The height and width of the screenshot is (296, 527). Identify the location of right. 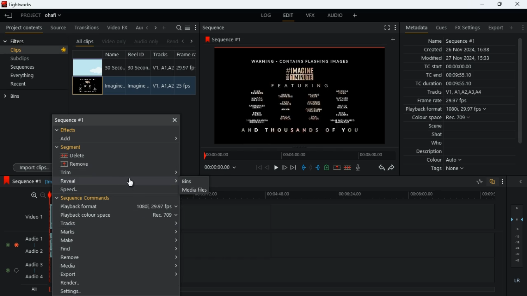
(156, 28).